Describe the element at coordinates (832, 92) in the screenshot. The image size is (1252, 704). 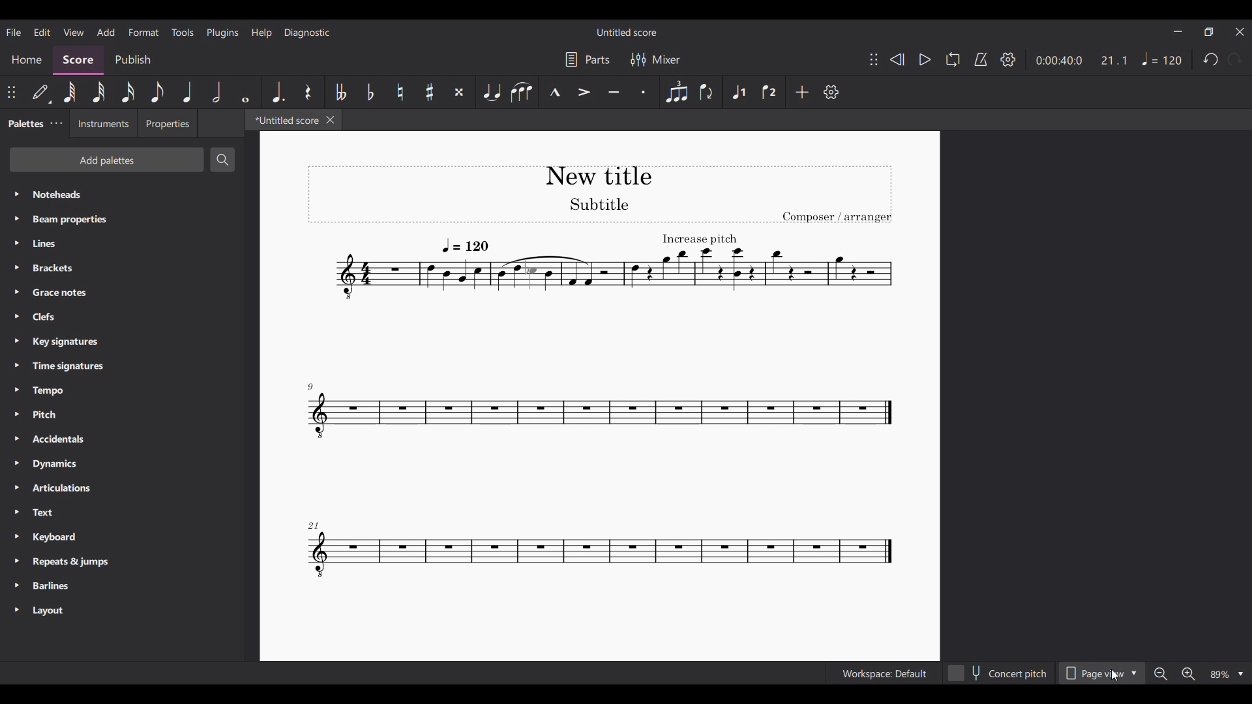
I see `Setting` at that location.